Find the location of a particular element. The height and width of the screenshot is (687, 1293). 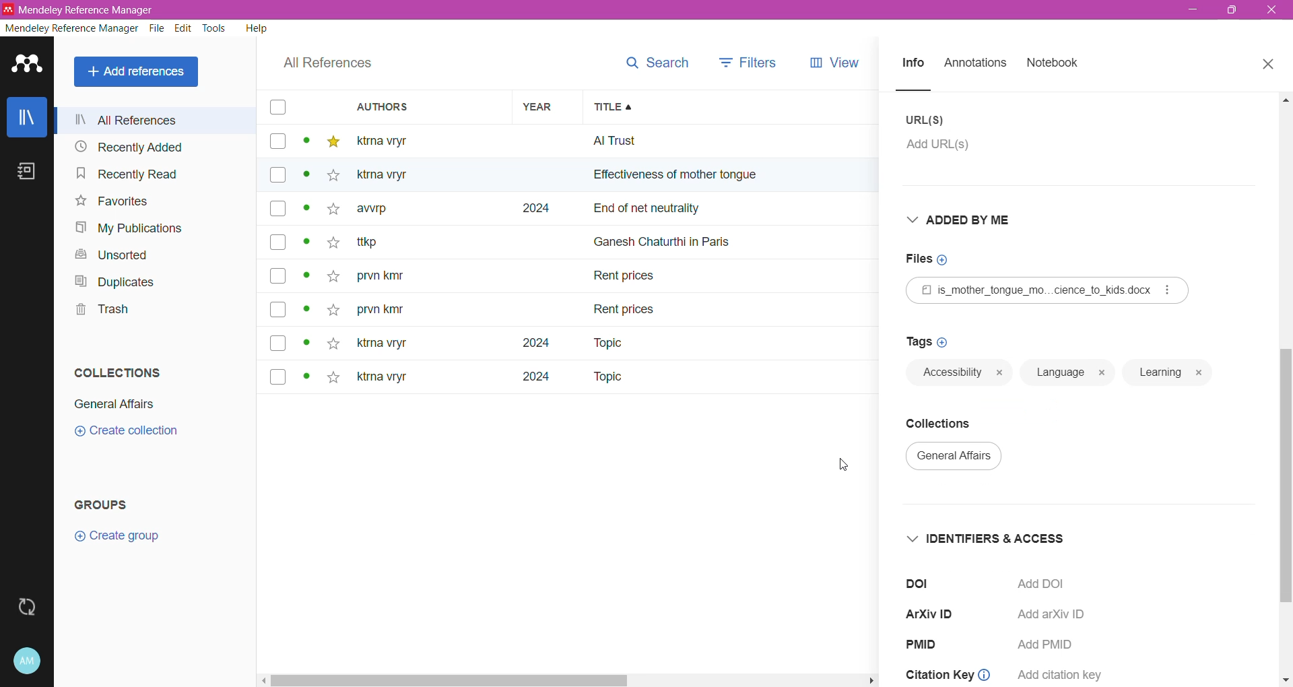

ktma vtyr is located at coordinates (391, 140).